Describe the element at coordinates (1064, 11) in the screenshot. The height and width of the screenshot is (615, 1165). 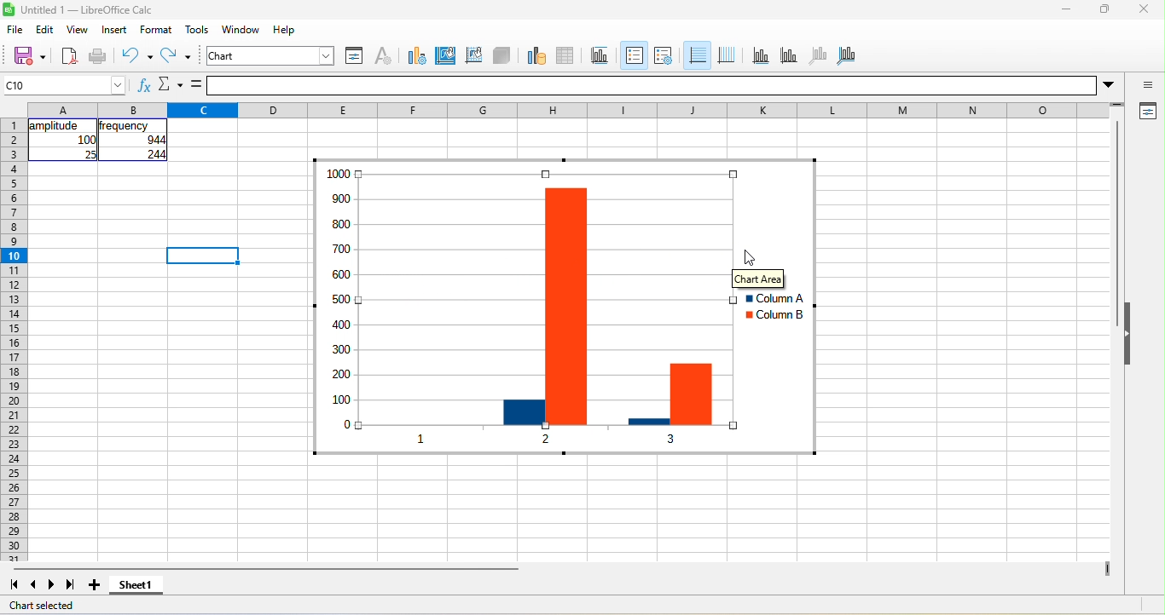
I see `minimize` at that location.